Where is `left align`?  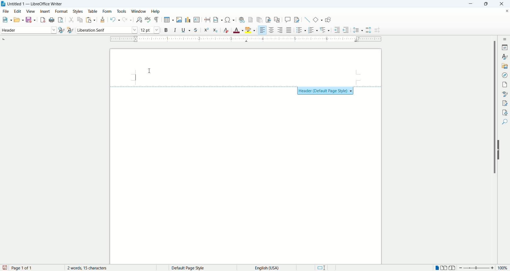 left align is located at coordinates (262, 29).